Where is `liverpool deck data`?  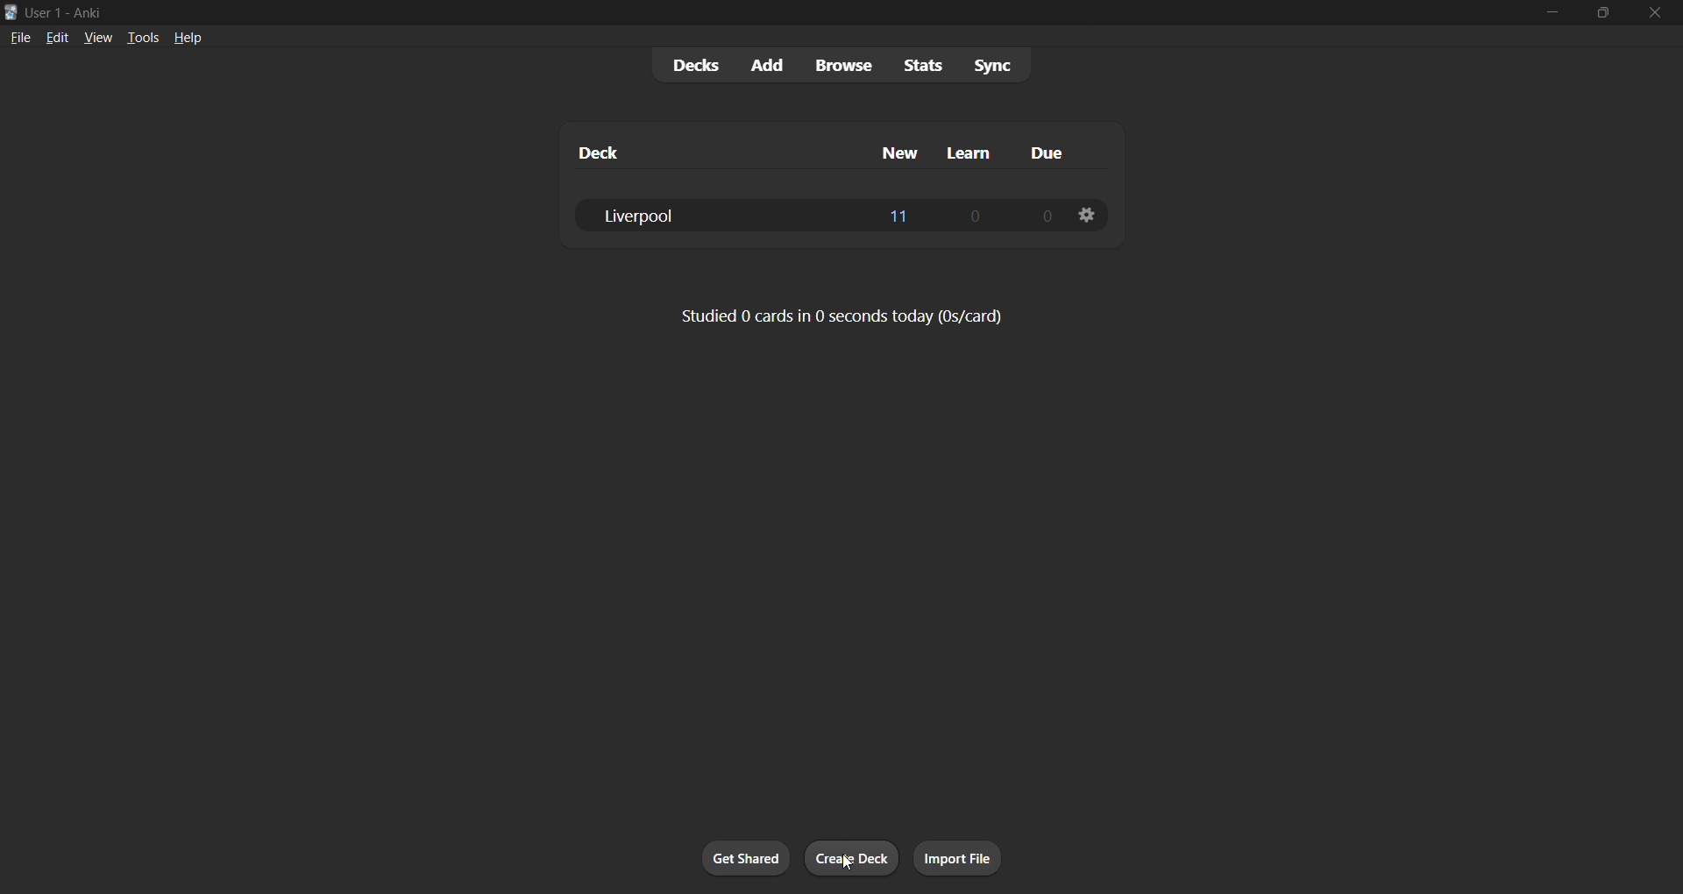 liverpool deck data is located at coordinates (821, 215).